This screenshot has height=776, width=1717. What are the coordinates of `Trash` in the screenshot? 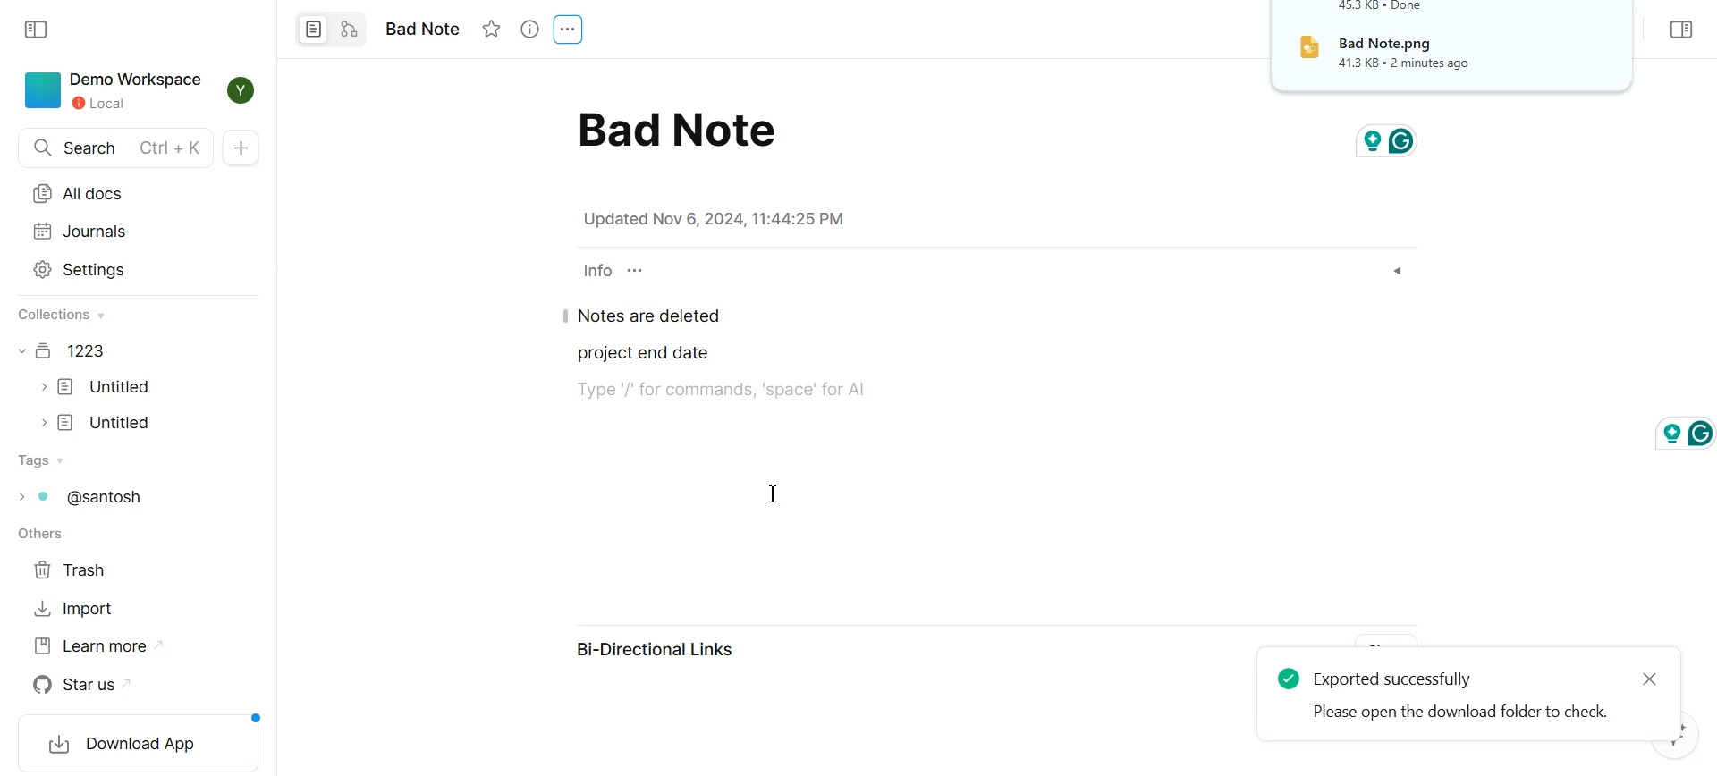 It's located at (75, 569).